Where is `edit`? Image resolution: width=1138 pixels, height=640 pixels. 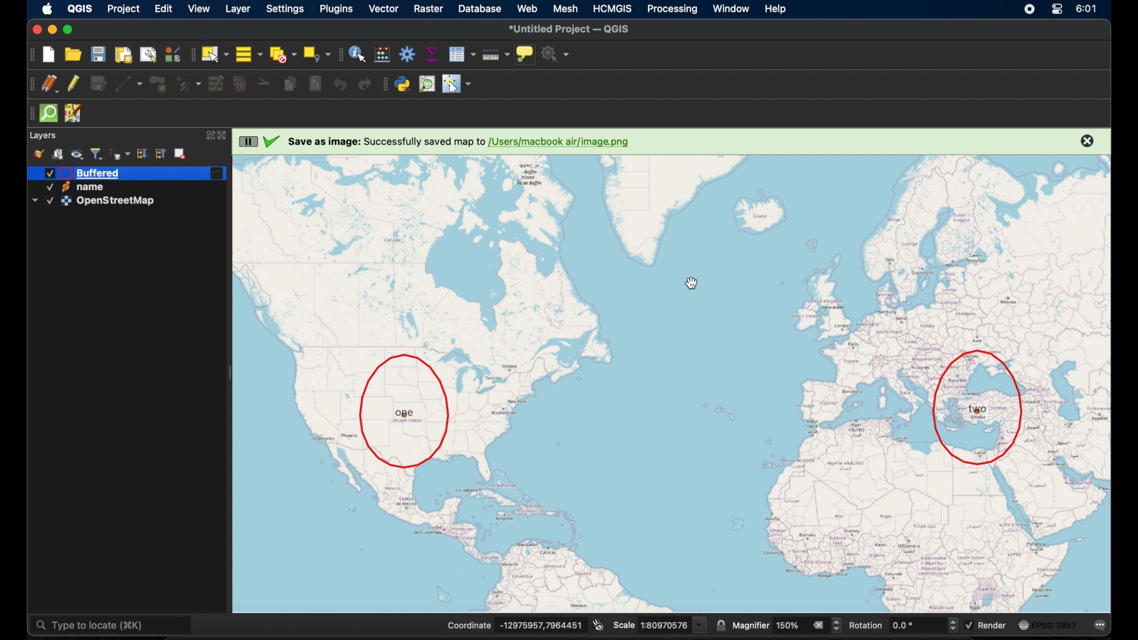 edit is located at coordinates (165, 9).